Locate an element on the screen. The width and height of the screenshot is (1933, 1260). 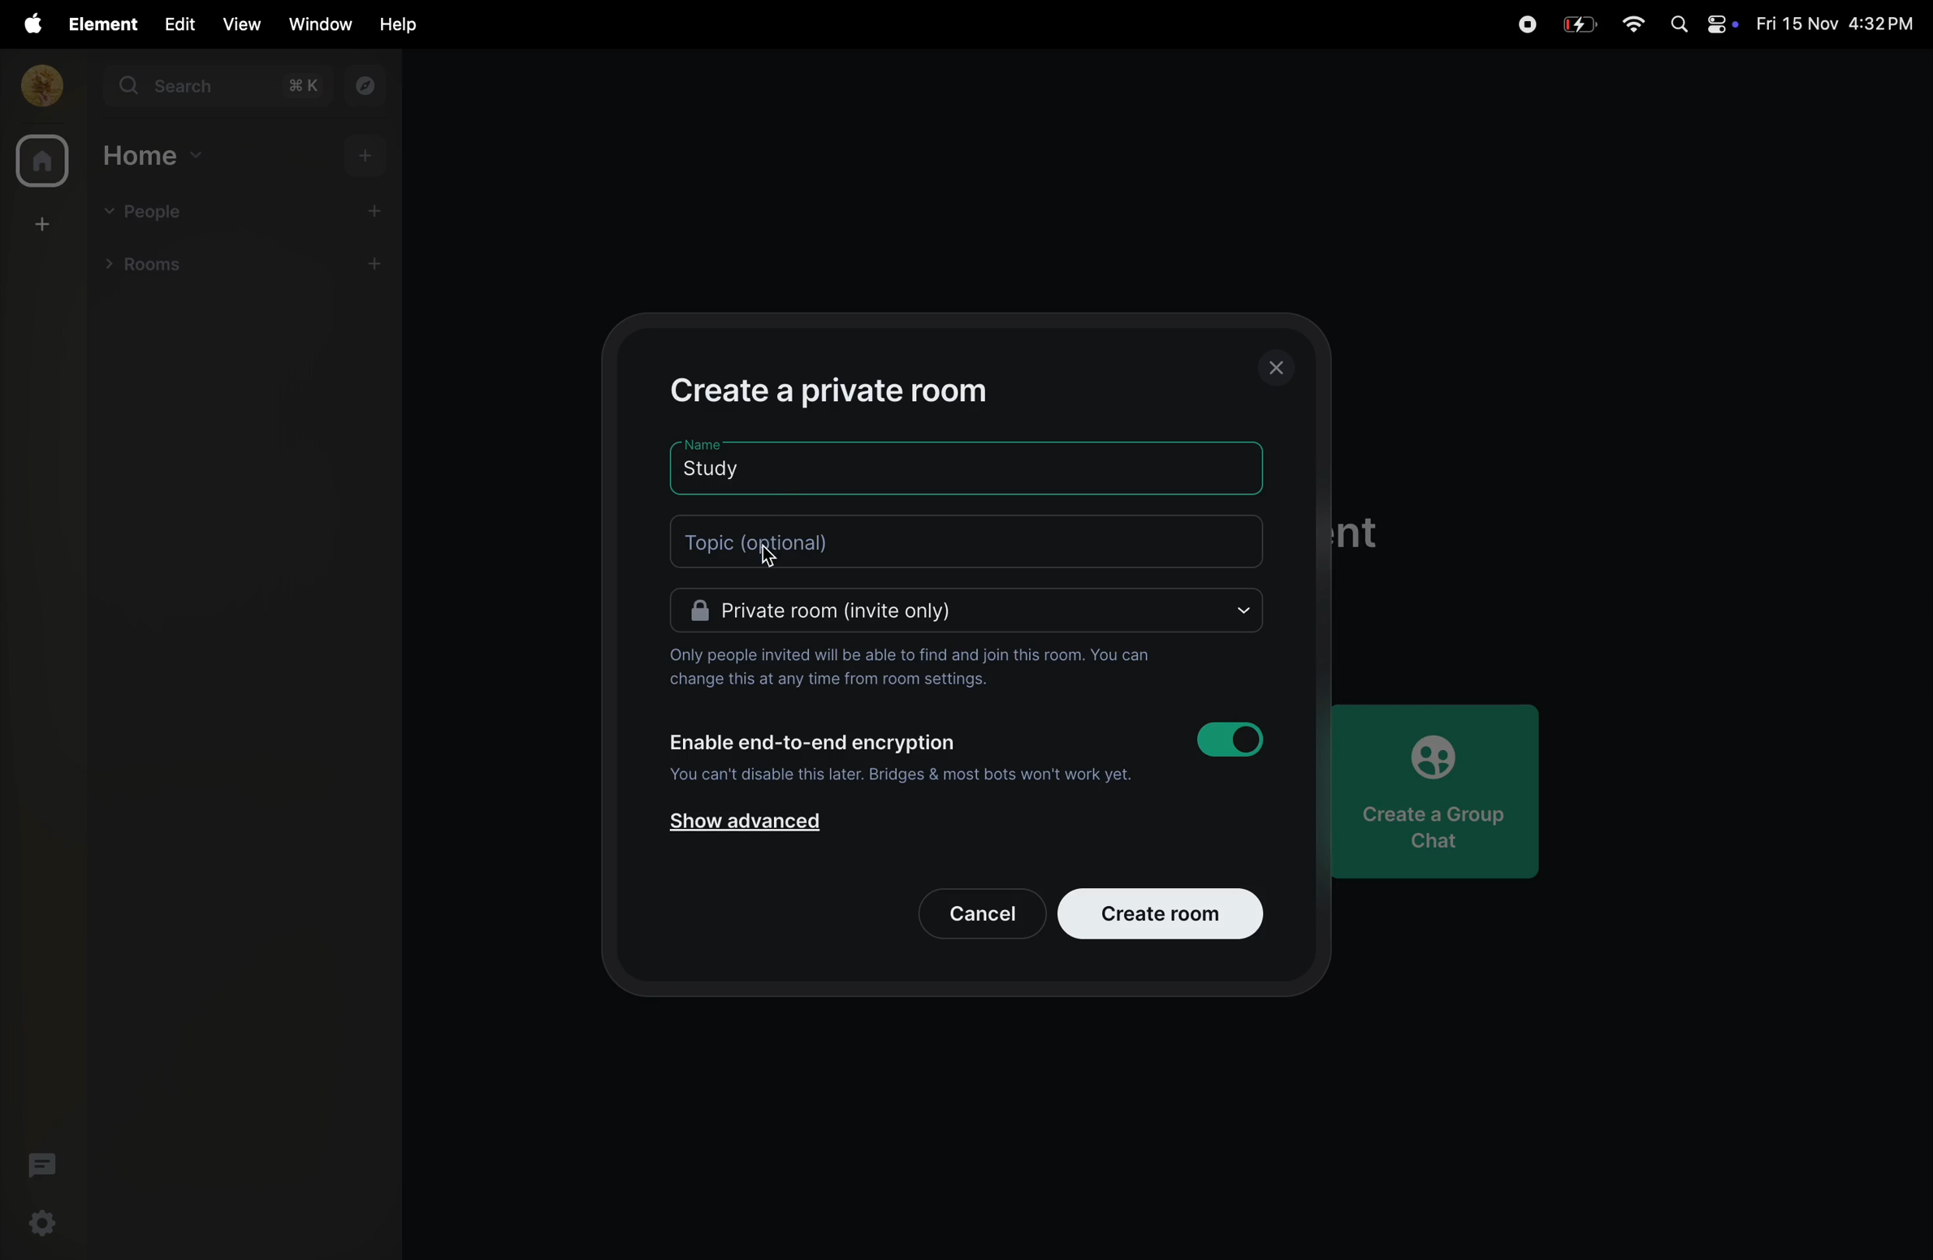
add rooms is located at coordinates (380, 266).